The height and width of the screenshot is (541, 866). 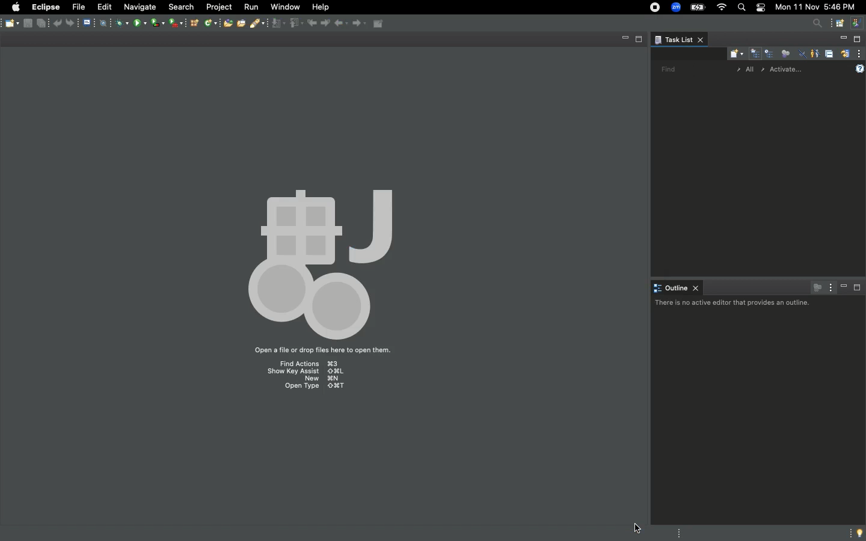 What do you see at coordinates (849, 23) in the screenshot?
I see `New window` at bounding box center [849, 23].